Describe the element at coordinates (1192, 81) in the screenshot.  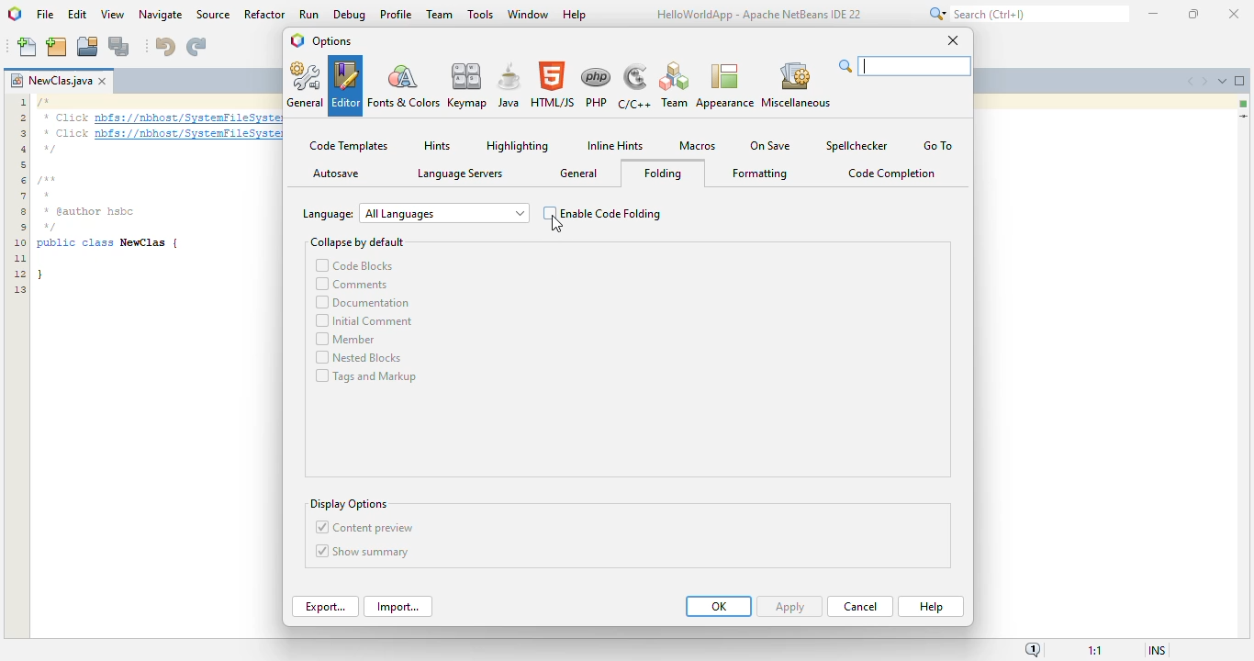
I see `scroll documents left` at that location.